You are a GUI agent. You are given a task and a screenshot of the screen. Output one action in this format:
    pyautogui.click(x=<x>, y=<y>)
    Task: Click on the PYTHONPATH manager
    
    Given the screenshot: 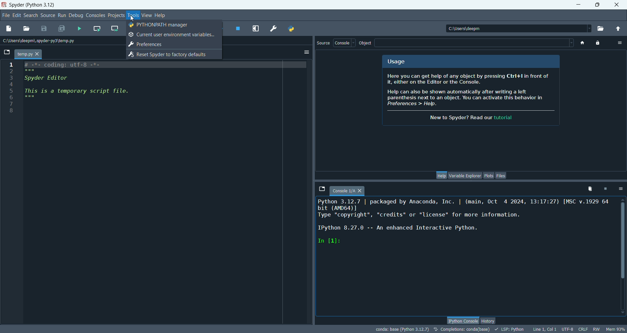 What is the action you would take?
    pyautogui.click(x=291, y=28)
    